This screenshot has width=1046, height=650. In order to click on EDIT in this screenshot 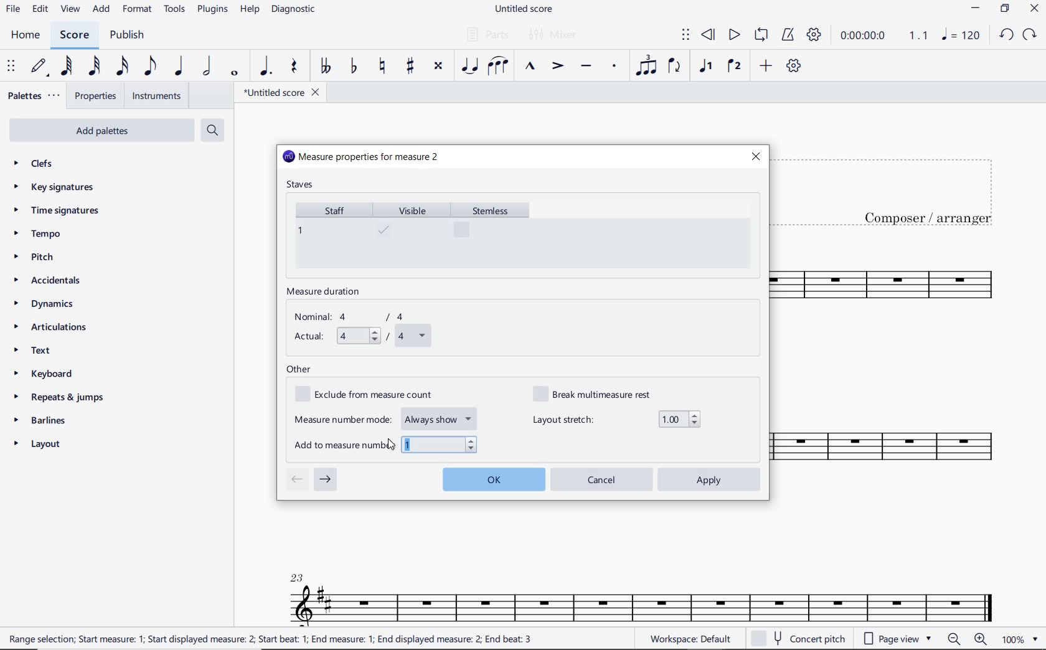, I will do `click(40, 11)`.